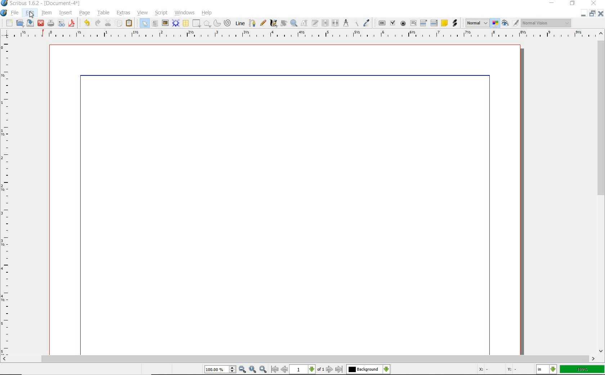 This screenshot has width=605, height=375. Describe the element at coordinates (321, 370) in the screenshot. I see `of 1` at that location.